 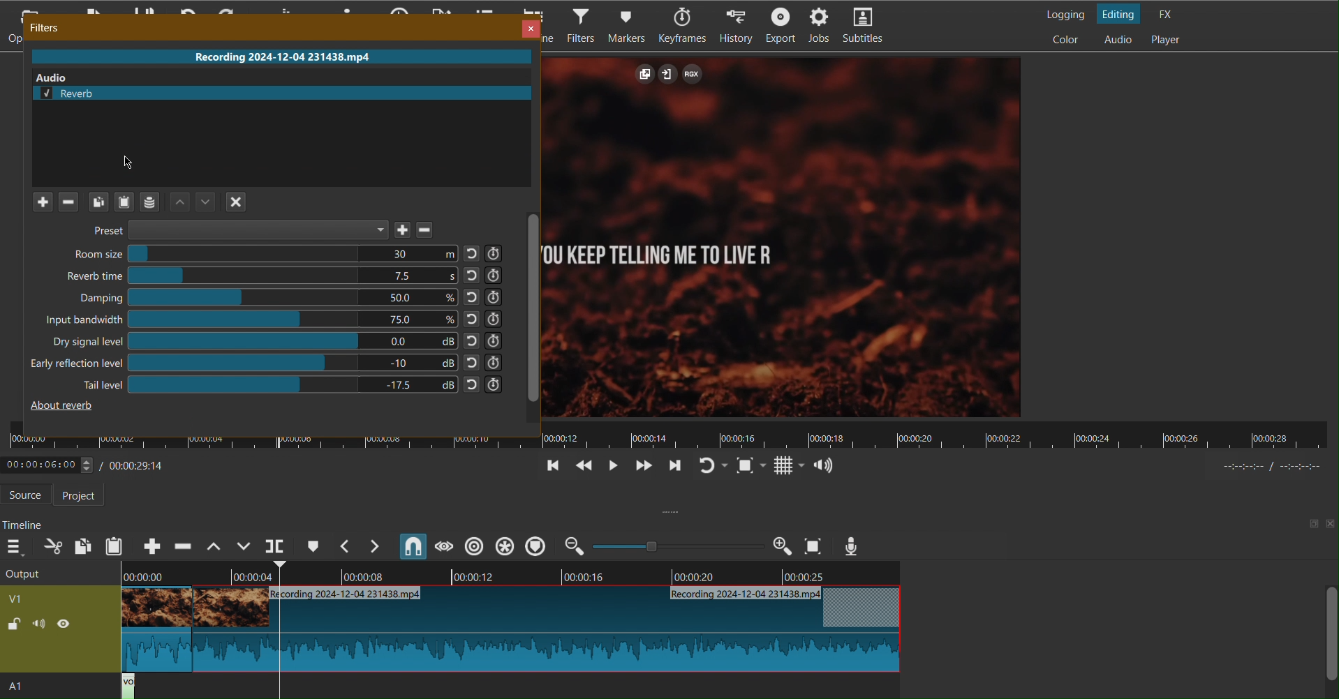 What do you see at coordinates (752, 465) in the screenshot?
I see `Zoom Fit` at bounding box center [752, 465].